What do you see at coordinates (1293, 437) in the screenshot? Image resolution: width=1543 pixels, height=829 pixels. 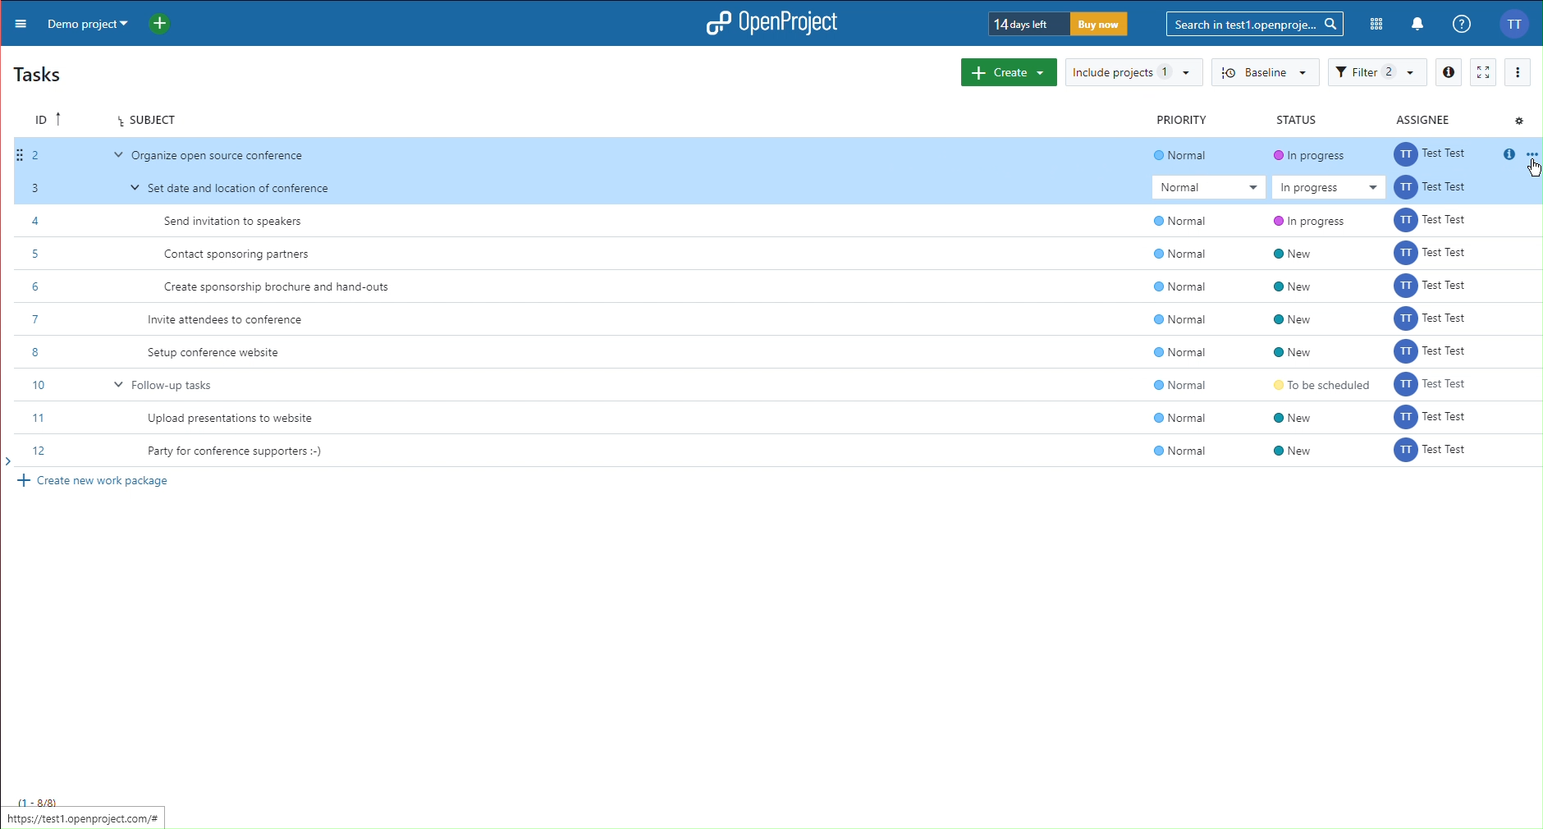 I see `new` at bounding box center [1293, 437].